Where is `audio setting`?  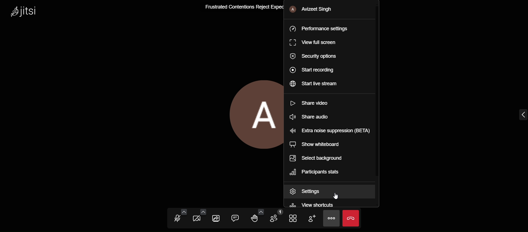 audio setting is located at coordinates (183, 208).